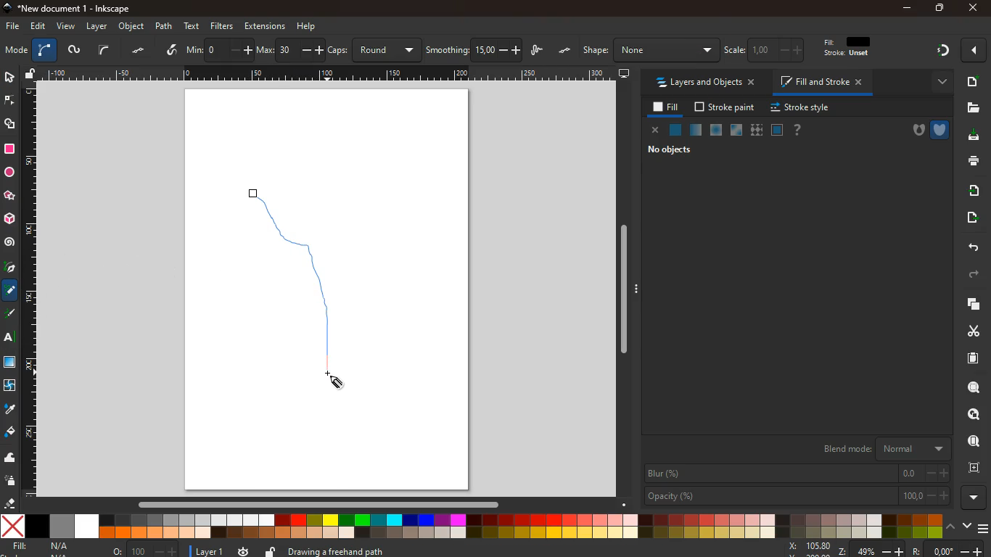  Describe the element at coordinates (10, 503) in the screenshot. I see `erase` at that location.